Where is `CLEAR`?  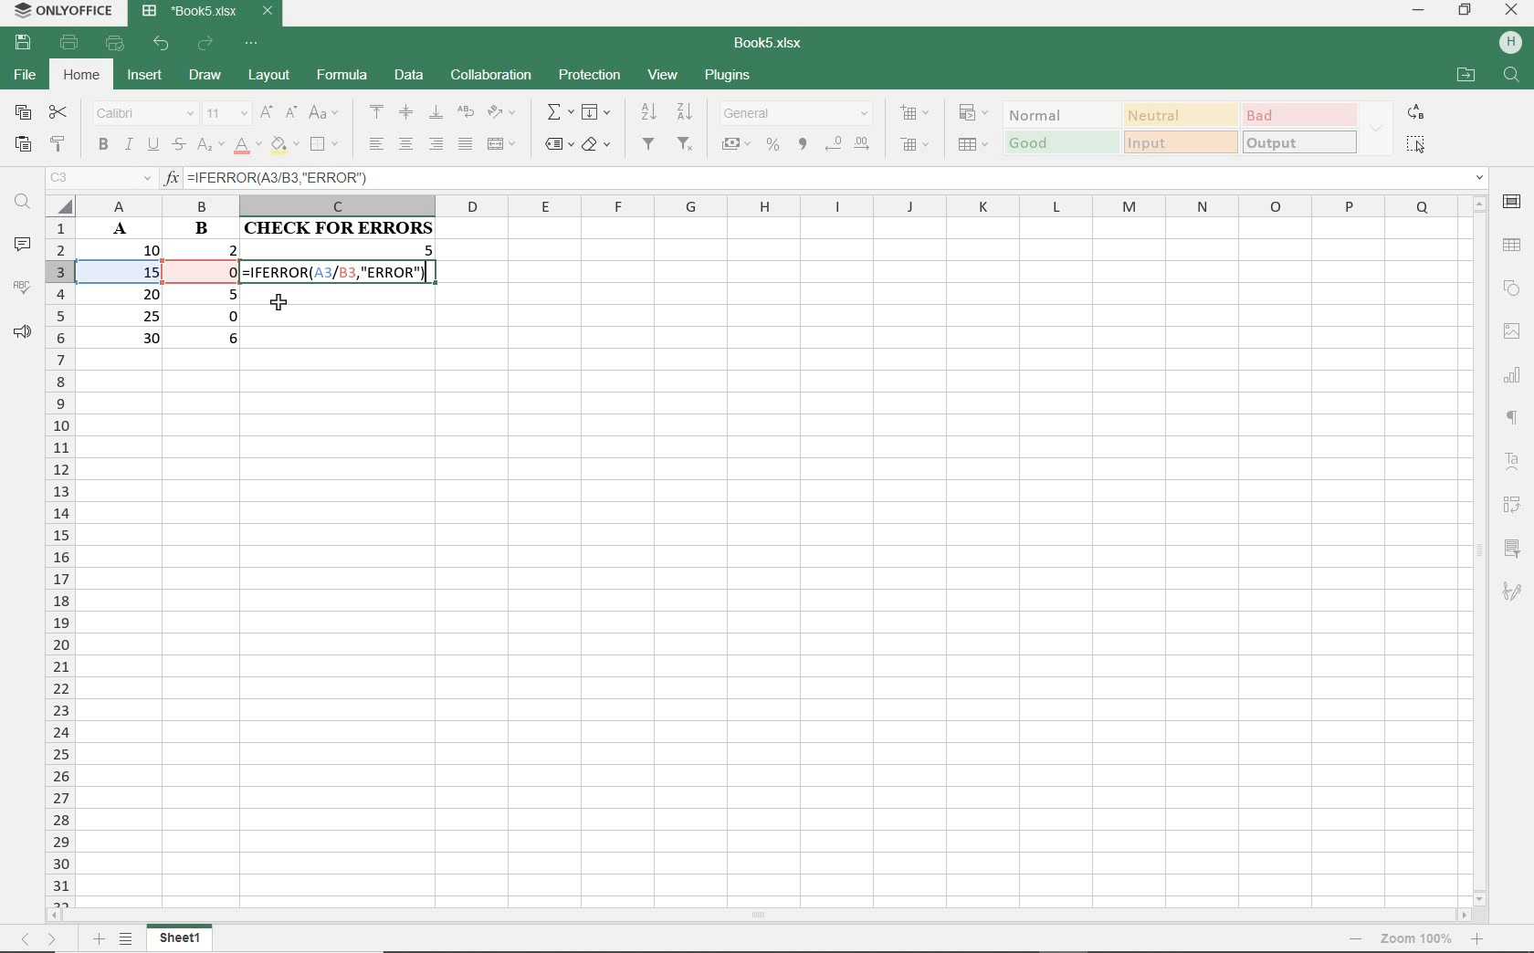
CLEAR is located at coordinates (598, 143).